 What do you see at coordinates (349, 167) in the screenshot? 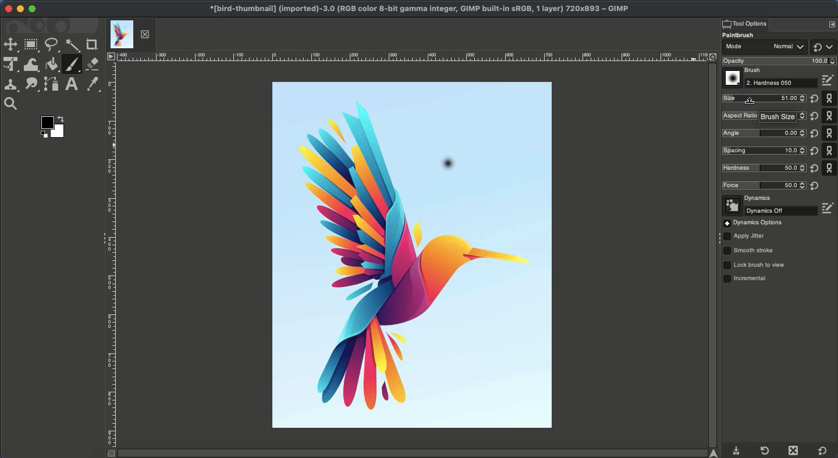
I see `image` at bounding box center [349, 167].